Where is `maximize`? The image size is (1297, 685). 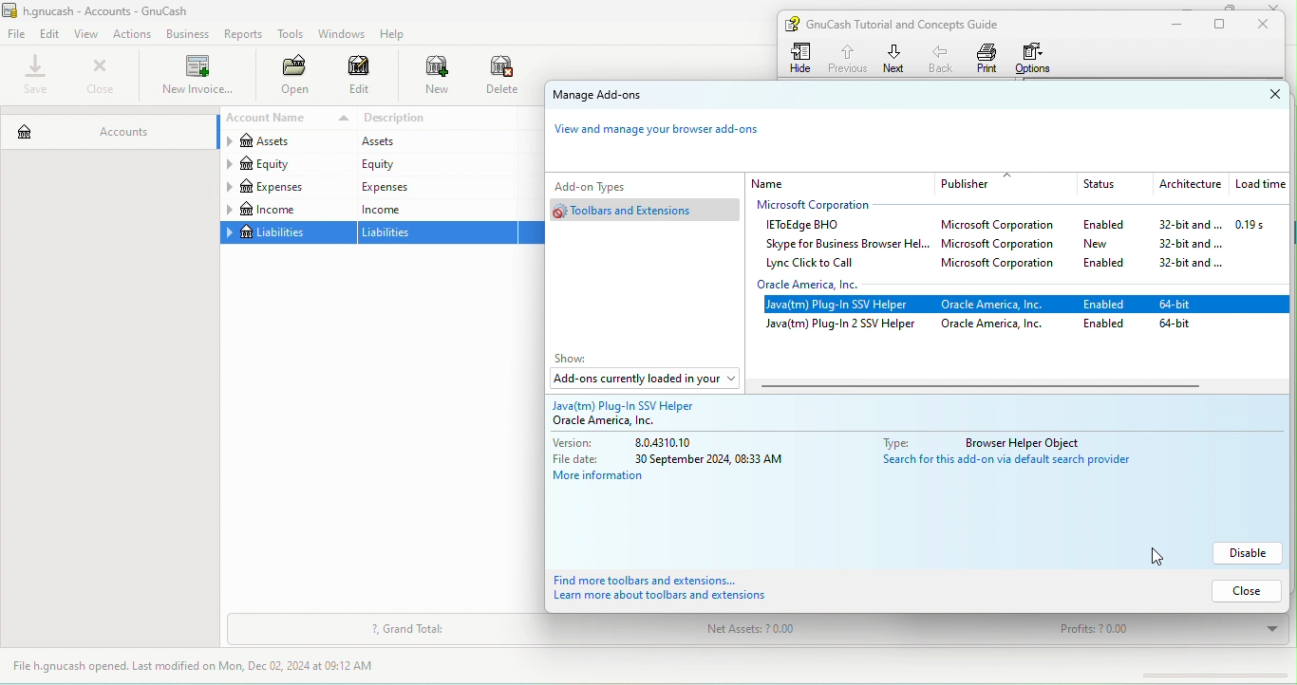
maximize is located at coordinates (1227, 7).